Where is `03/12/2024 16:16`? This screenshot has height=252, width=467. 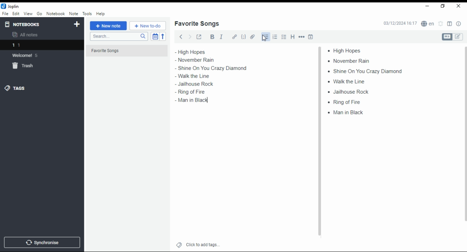
03/12/2024 16:16 is located at coordinates (400, 23).